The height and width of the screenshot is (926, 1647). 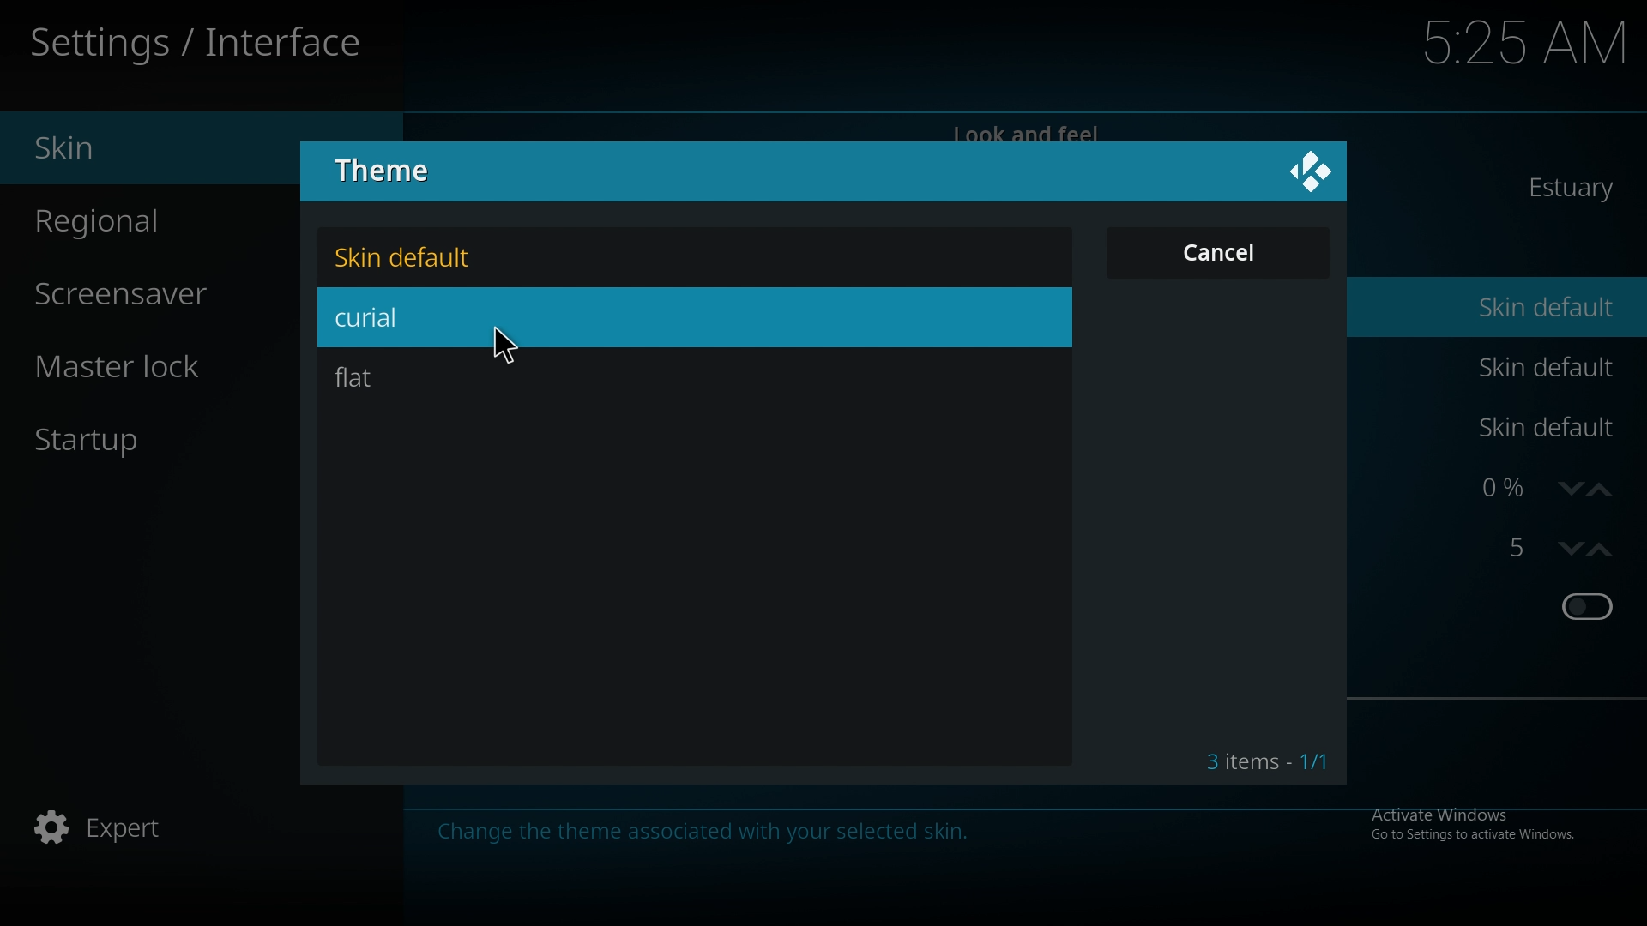 I want to click on skin default, so click(x=422, y=259).